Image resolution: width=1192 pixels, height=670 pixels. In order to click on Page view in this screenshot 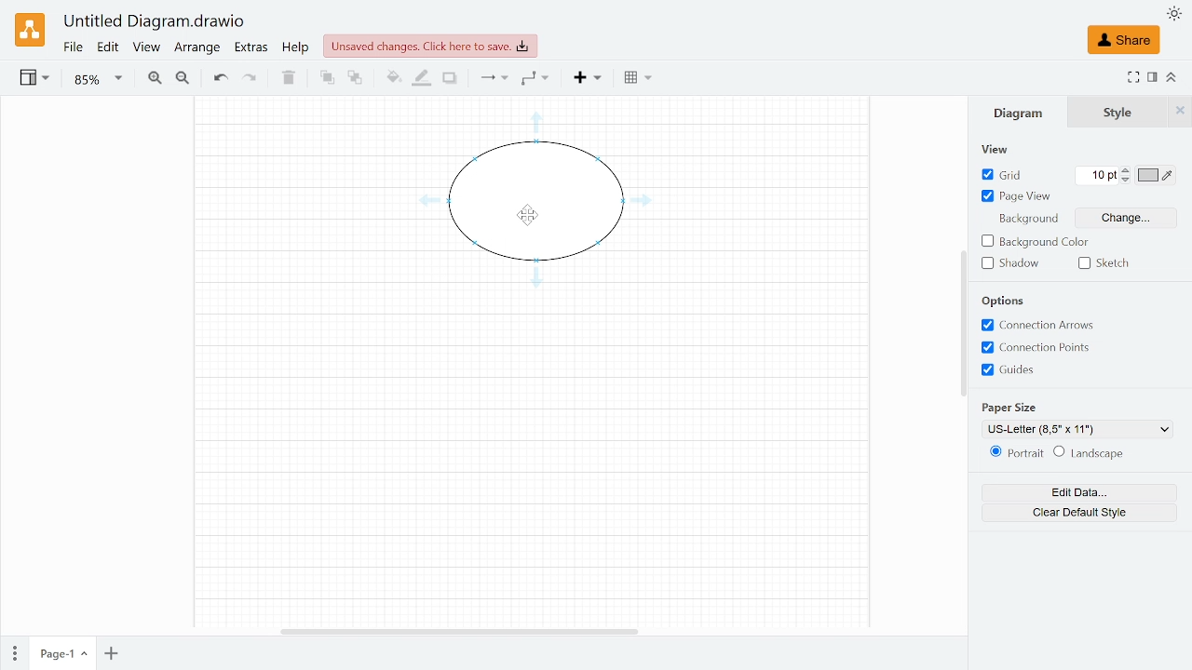, I will do `click(1015, 197)`.